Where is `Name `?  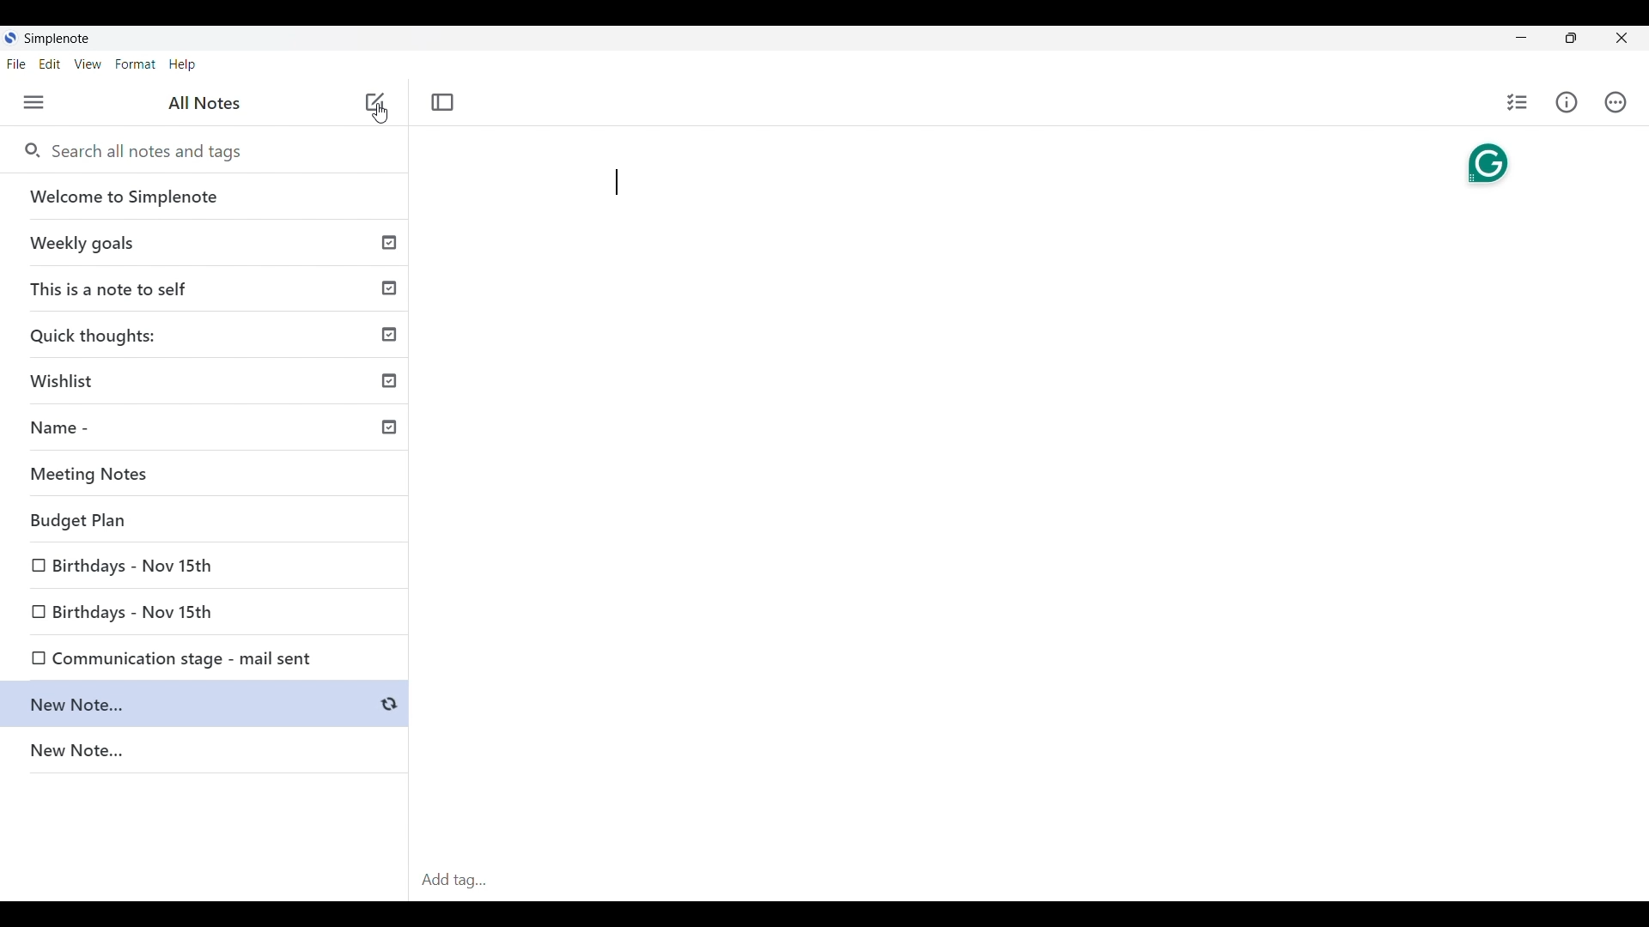 Name  is located at coordinates (211, 430).